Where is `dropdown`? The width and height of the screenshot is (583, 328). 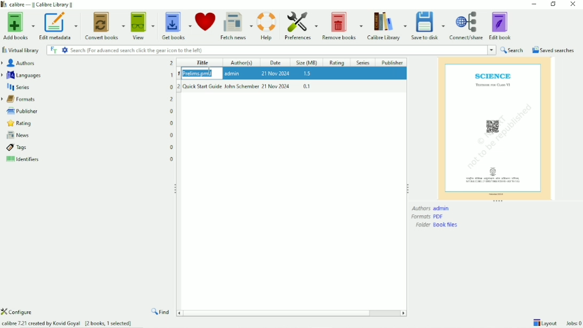
dropdown is located at coordinates (492, 50).